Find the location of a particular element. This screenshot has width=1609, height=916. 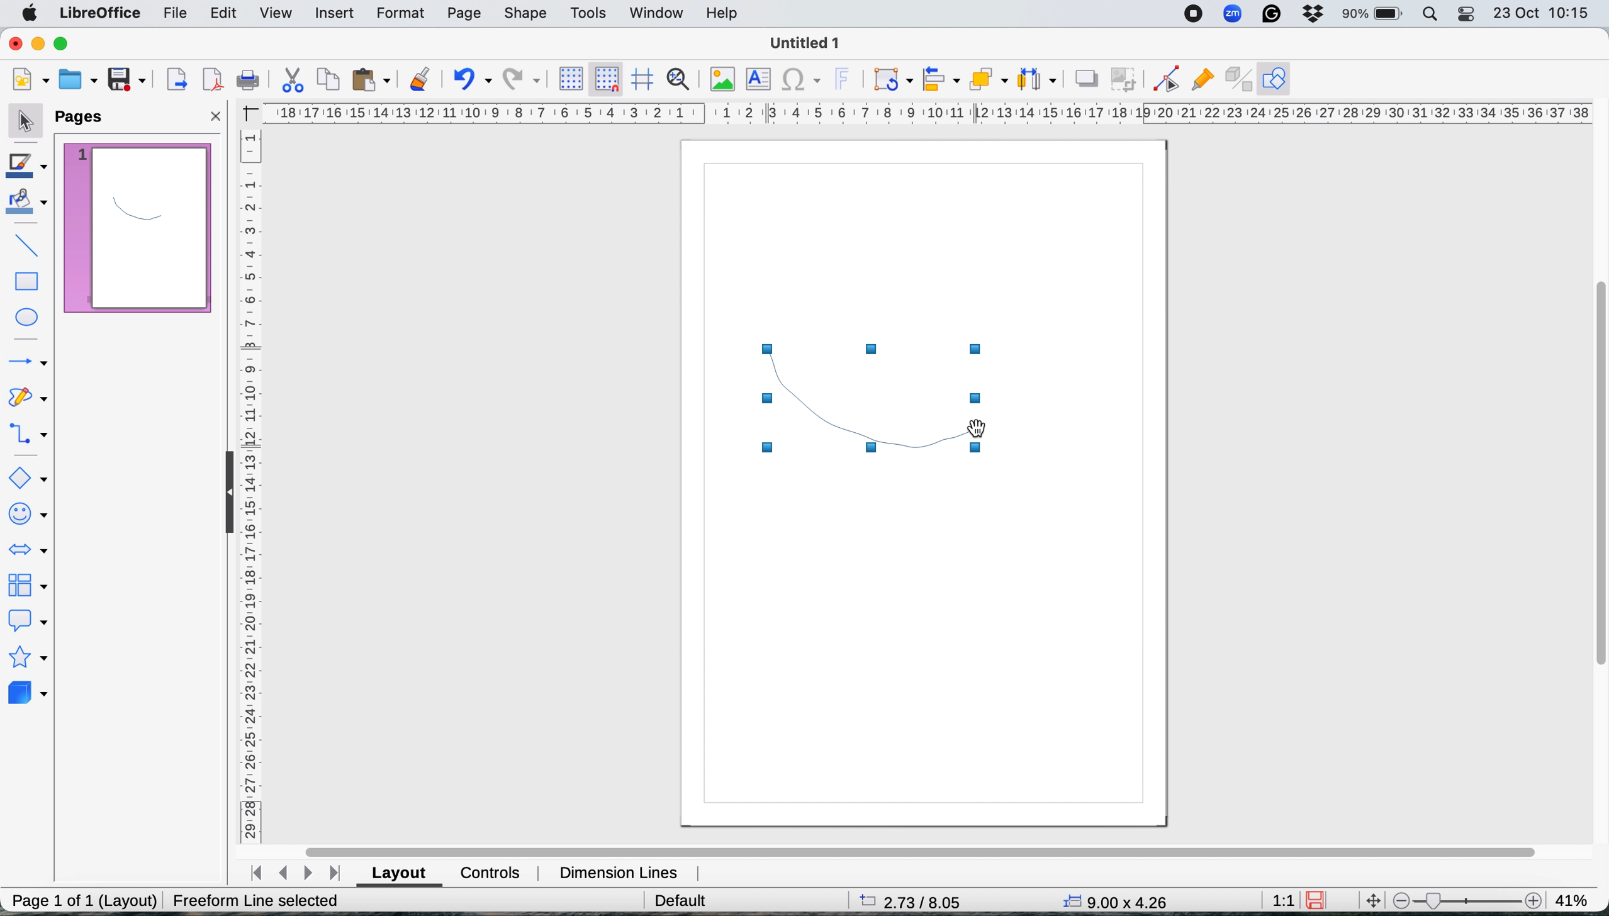

insert is located at coordinates (336, 14).